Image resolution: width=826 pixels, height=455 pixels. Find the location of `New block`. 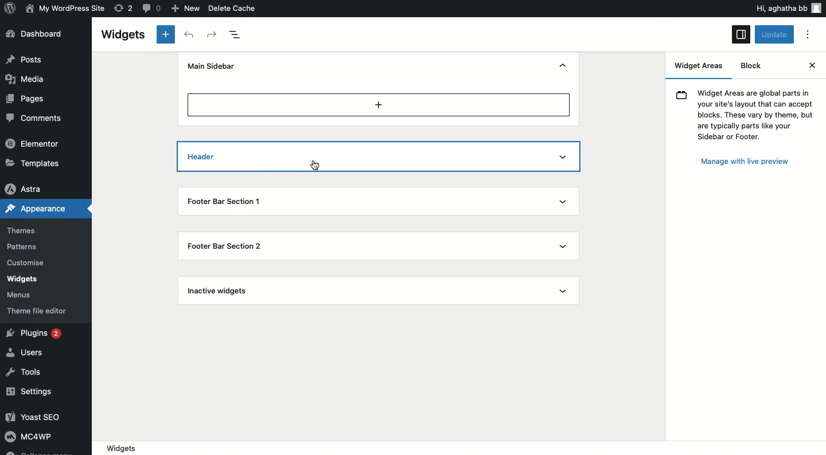

New block is located at coordinates (166, 34).